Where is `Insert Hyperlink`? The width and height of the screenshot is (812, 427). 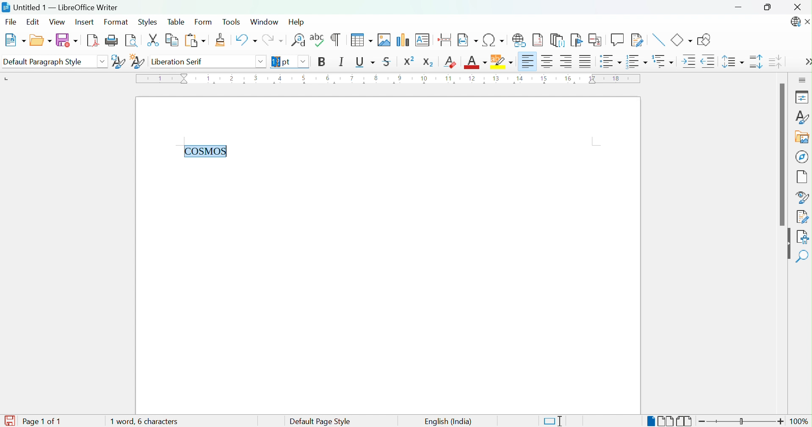 Insert Hyperlink is located at coordinates (520, 39).